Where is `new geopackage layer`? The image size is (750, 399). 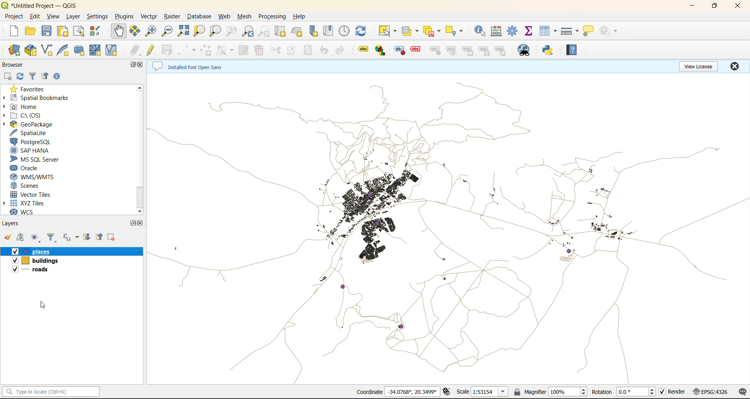
new geopackage layer is located at coordinates (31, 51).